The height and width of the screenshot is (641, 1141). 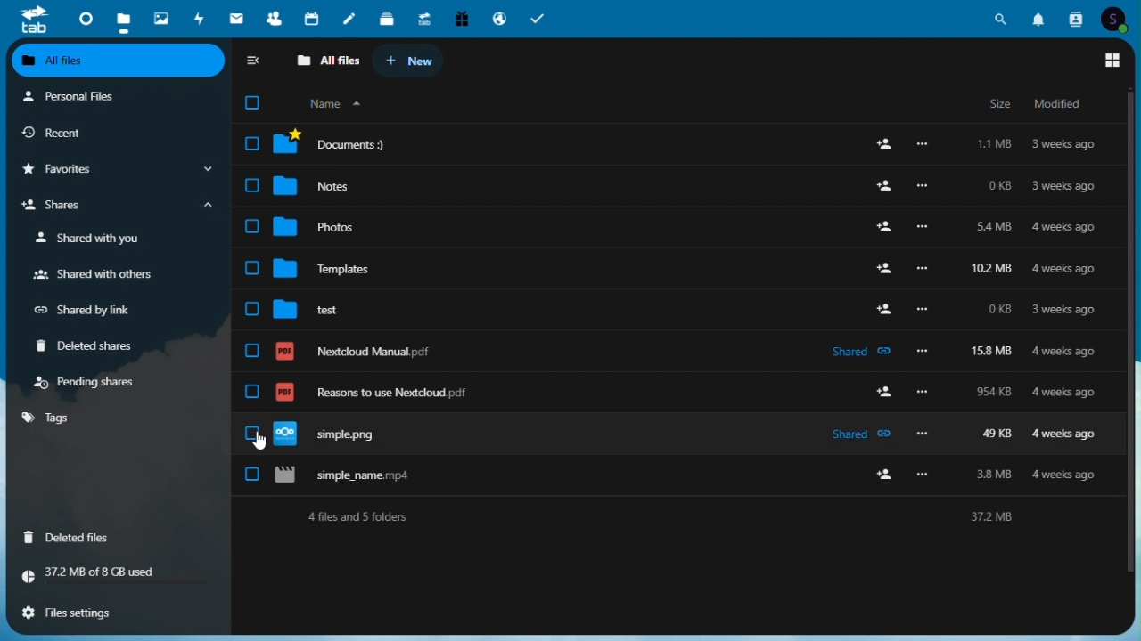 I want to click on files, so click(x=679, y=144).